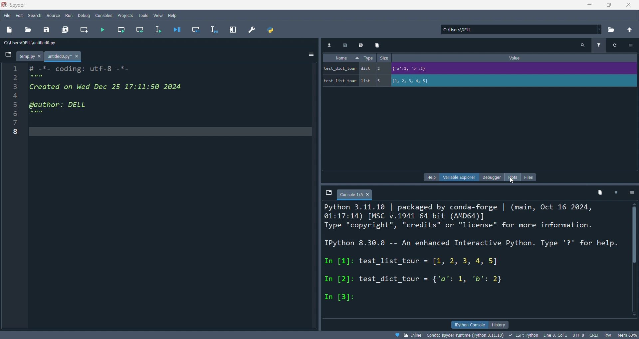 This screenshot has width=639, height=339. What do you see at coordinates (627, 335) in the screenshot?
I see `memory usage` at bounding box center [627, 335].